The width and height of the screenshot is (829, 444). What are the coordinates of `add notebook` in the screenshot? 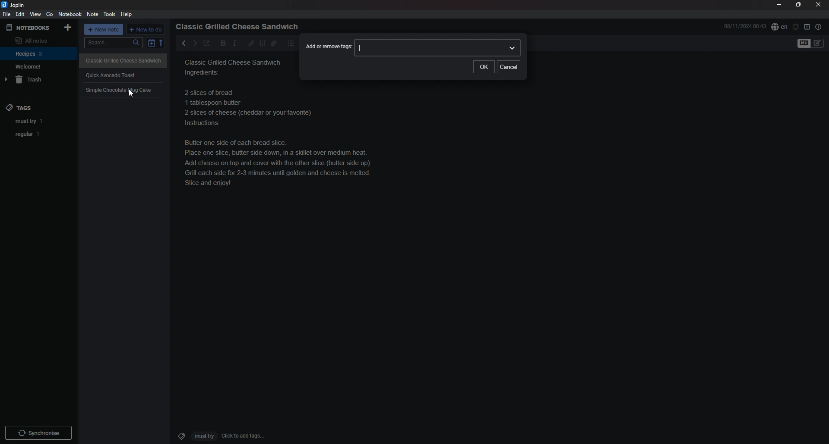 It's located at (69, 27).